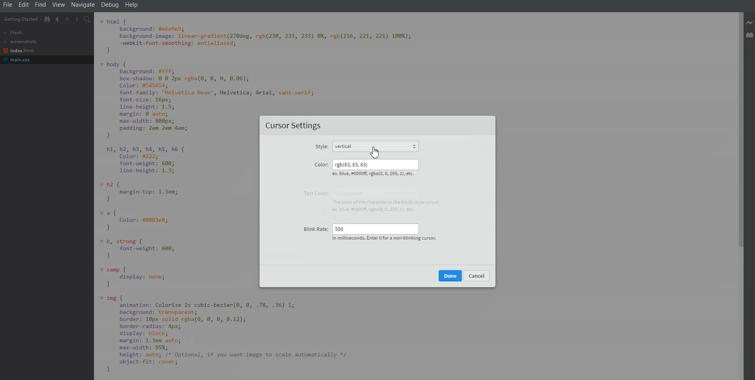 The image size is (755, 380). Describe the element at coordinates (22, 19) in the screenshot. I see `Getting Started` at that location.